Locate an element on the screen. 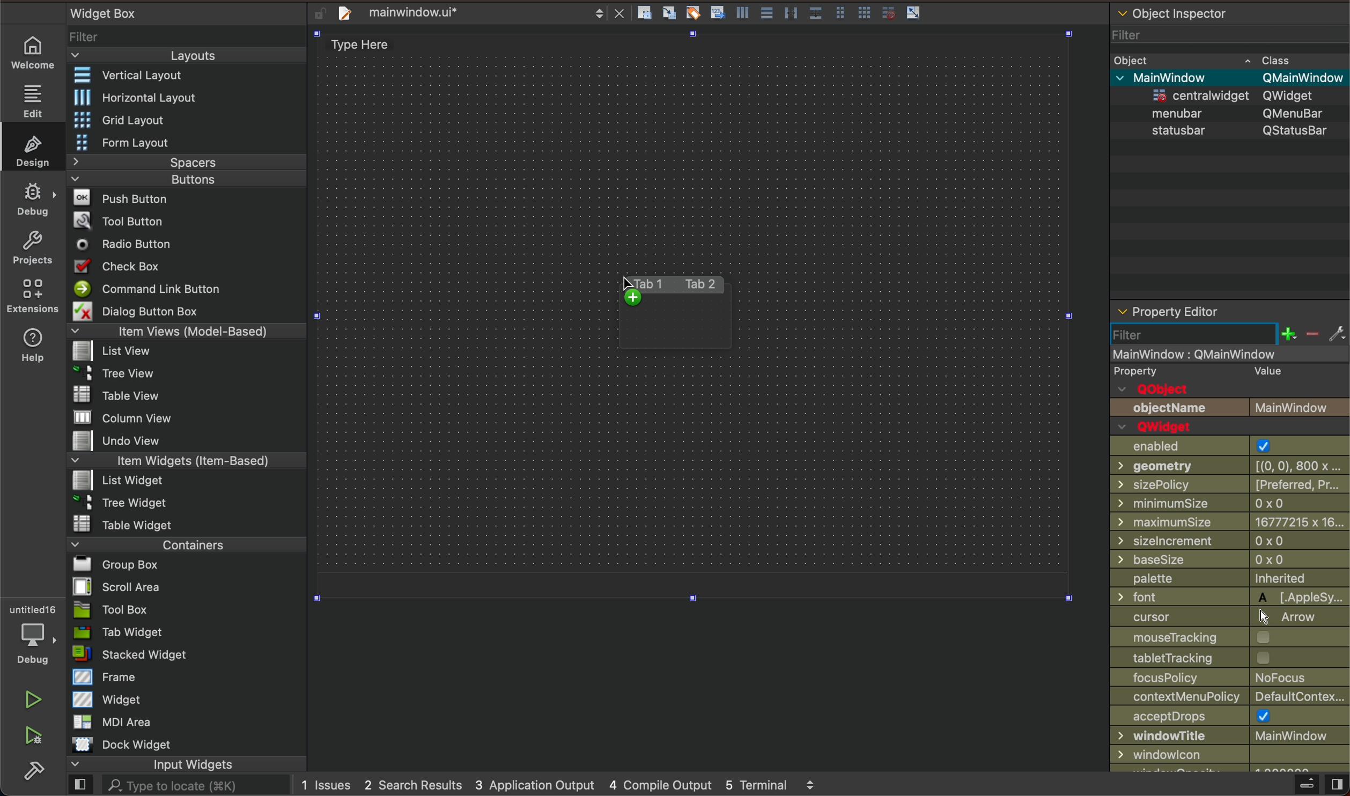  filter section is located at coordinates (1230, 334).